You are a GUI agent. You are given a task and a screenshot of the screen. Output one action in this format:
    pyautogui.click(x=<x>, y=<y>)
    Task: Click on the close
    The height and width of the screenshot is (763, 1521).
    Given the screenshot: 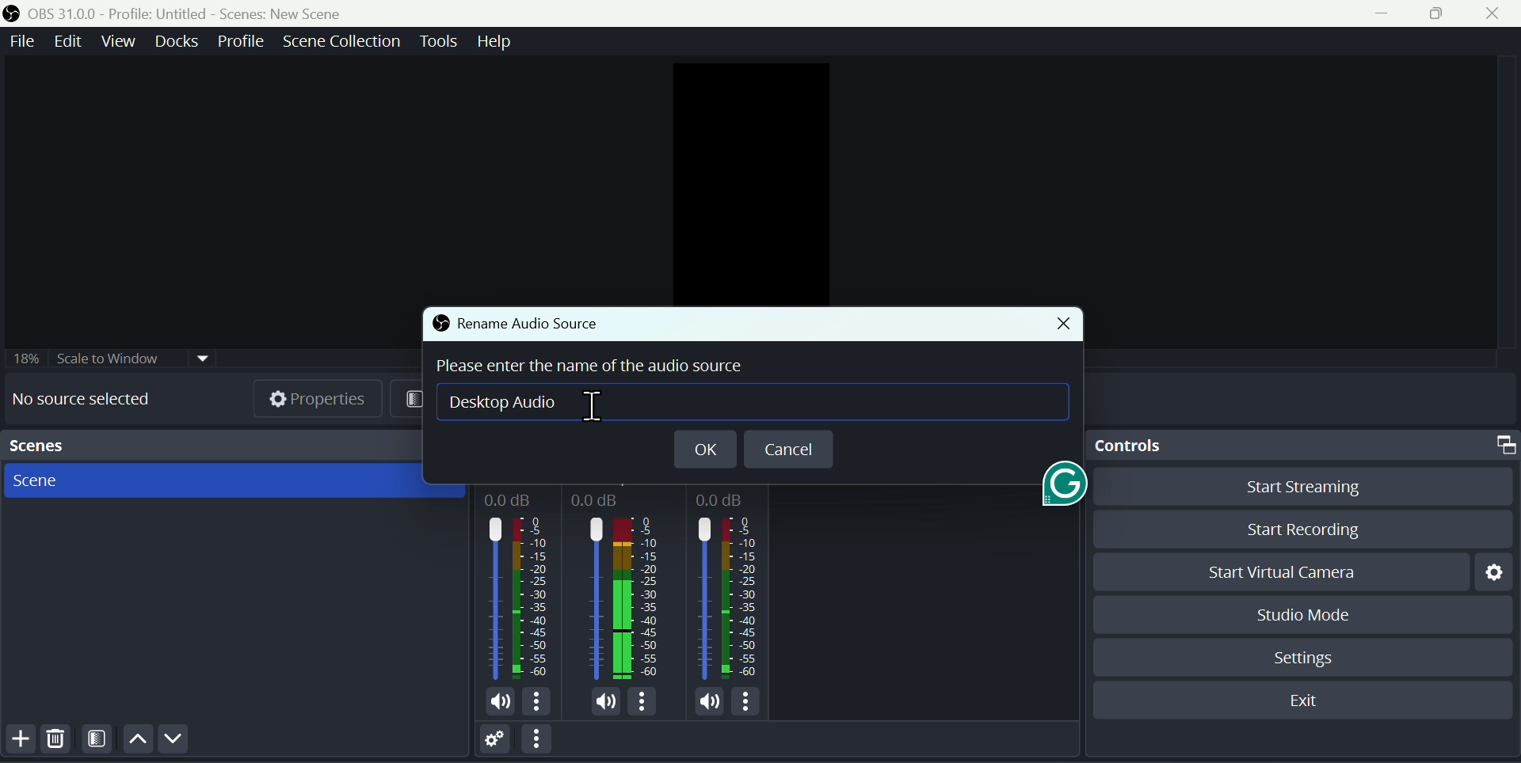 What is the action you would take?
    pyautogui.click(x=1058, y=324)
    